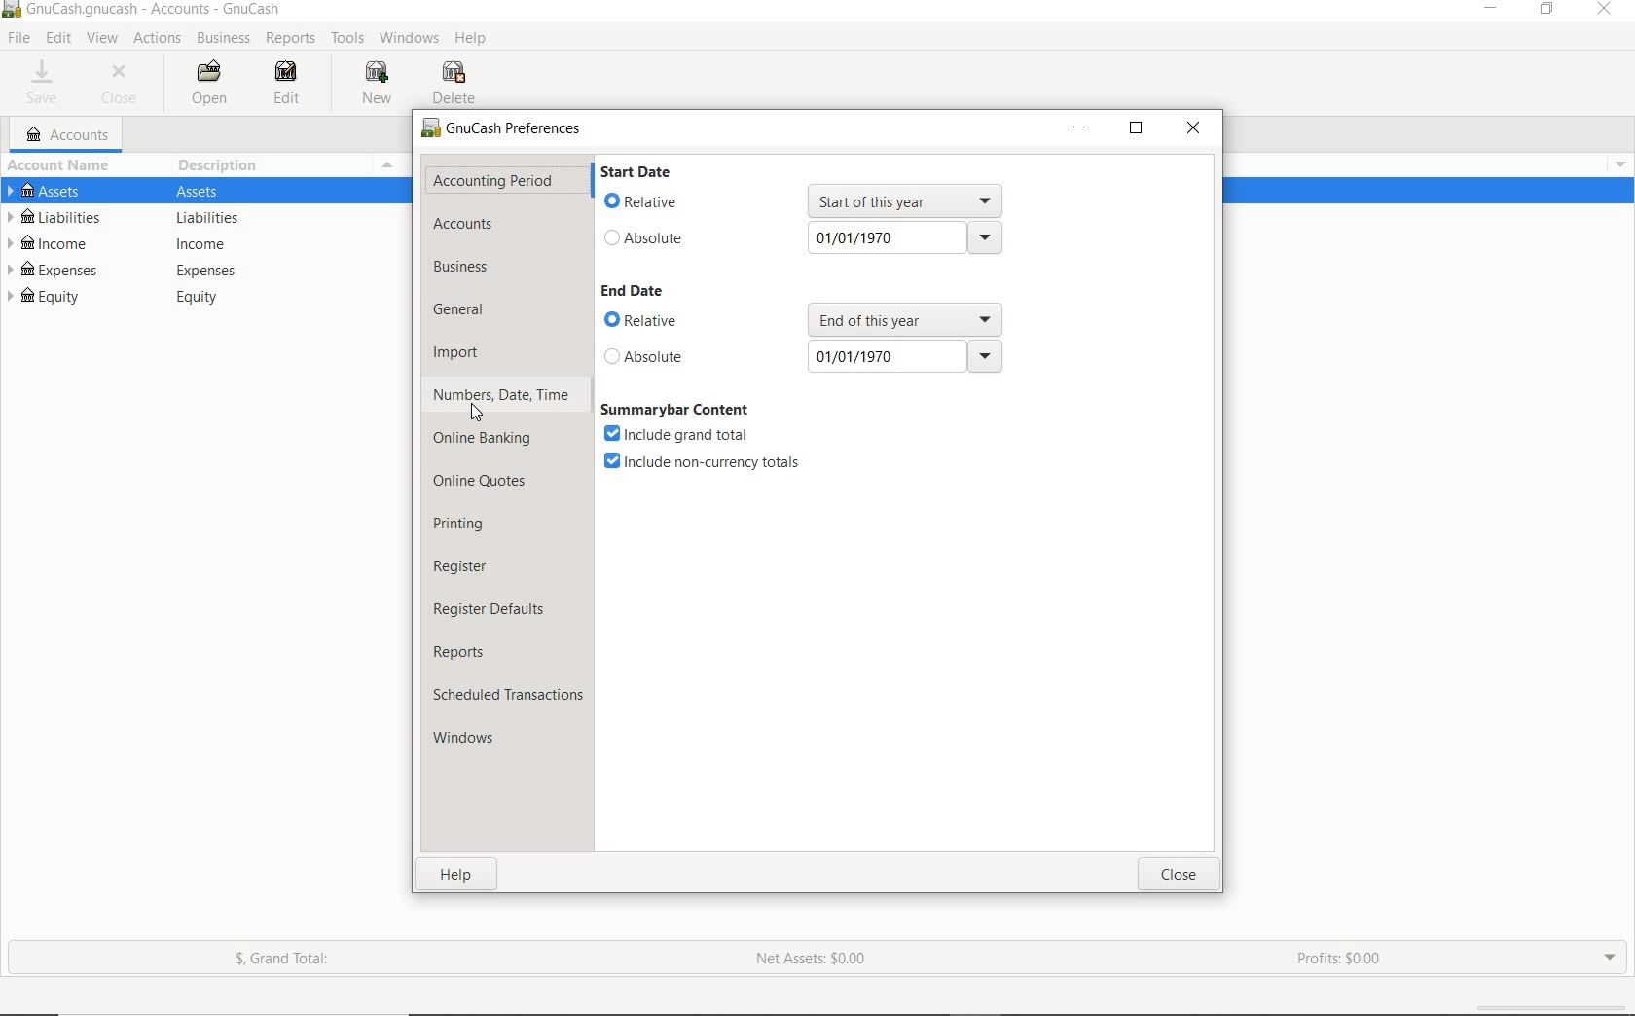  Describe the element at coordinates (639, 170) in the screenshot. I see `start date` at that location.